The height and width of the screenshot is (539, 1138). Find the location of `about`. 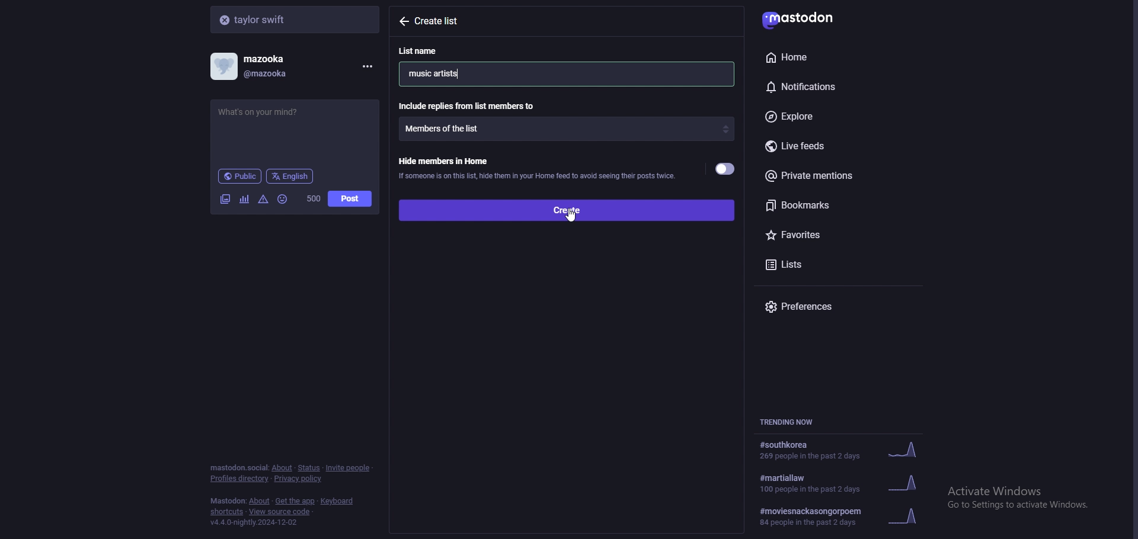

about is located at coordinates (260, 502).